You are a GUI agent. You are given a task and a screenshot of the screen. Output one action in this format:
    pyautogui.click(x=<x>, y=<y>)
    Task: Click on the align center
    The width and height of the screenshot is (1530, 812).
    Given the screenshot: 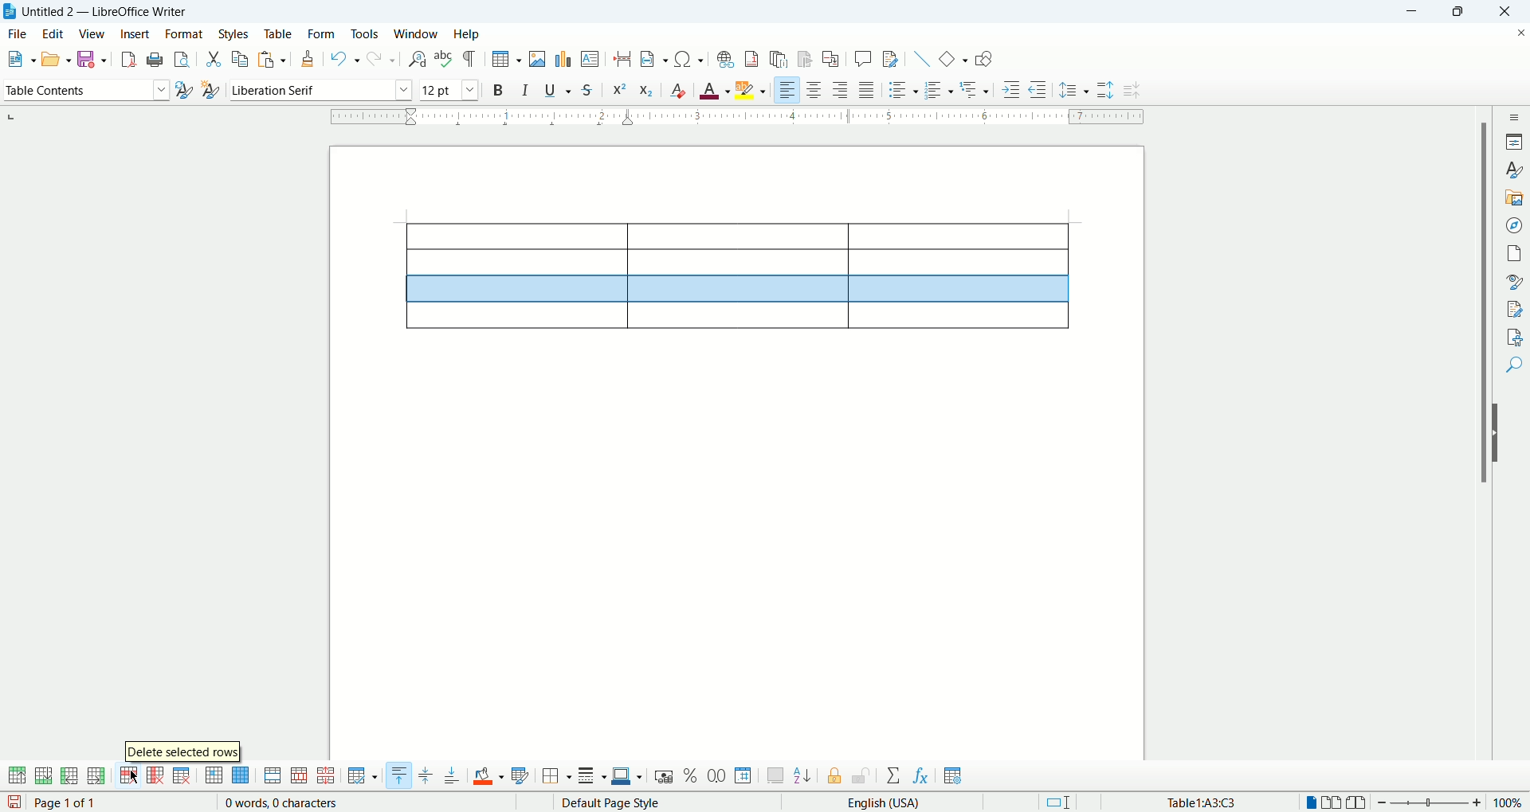 What is the action you would take?
    pyautogui.click(x=815, y=91)
    